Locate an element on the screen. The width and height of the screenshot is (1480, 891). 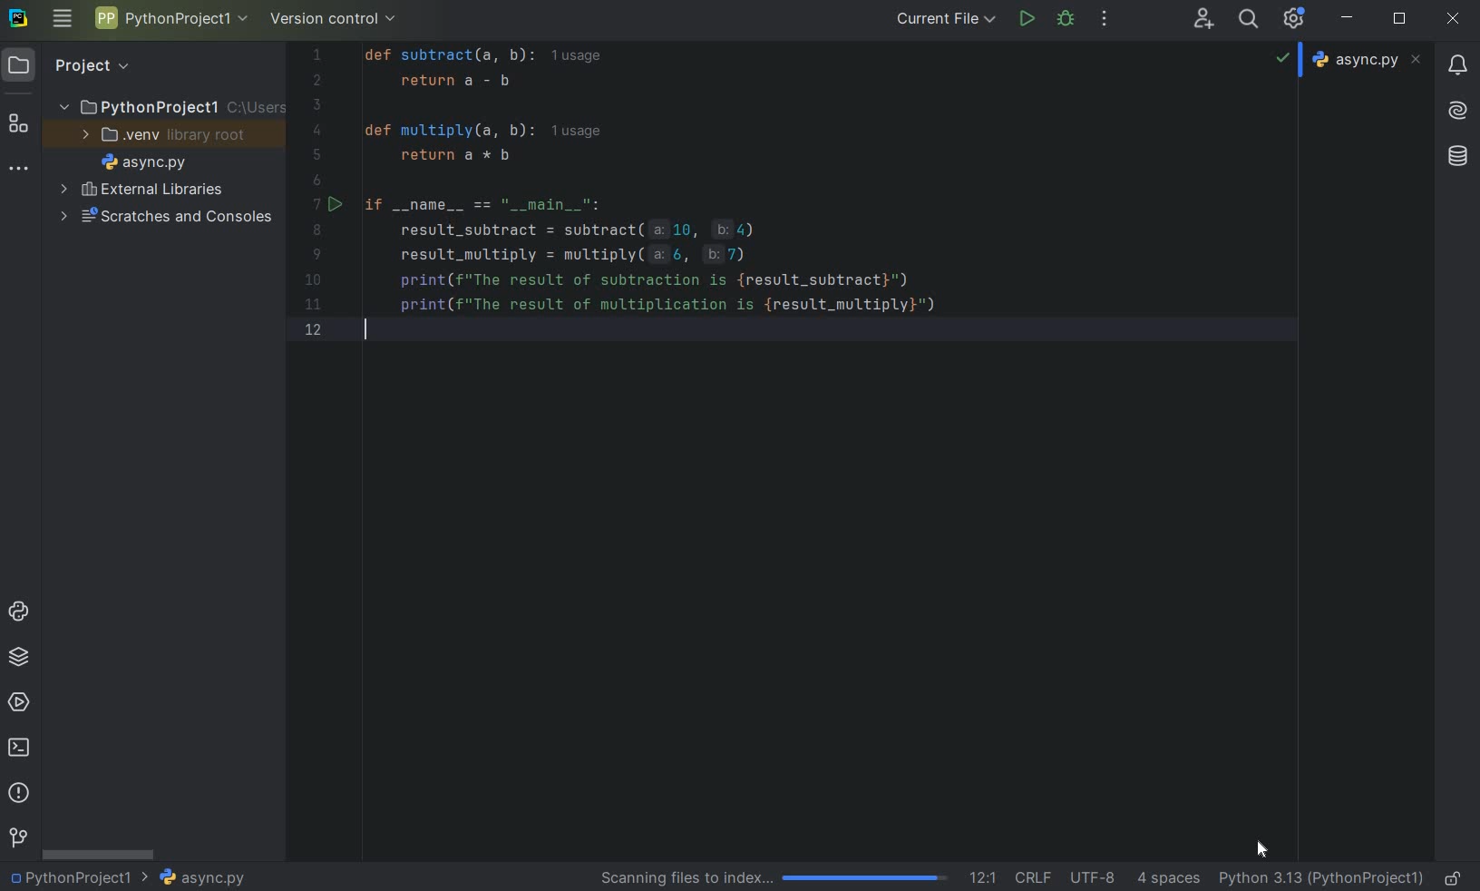
ide and project settings is located at coordinates (1294, 19).